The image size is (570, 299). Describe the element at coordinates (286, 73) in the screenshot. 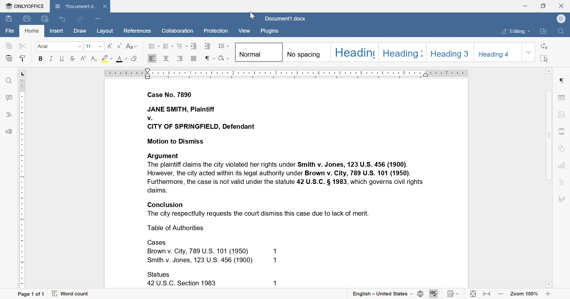

I see `ruler` at that location.